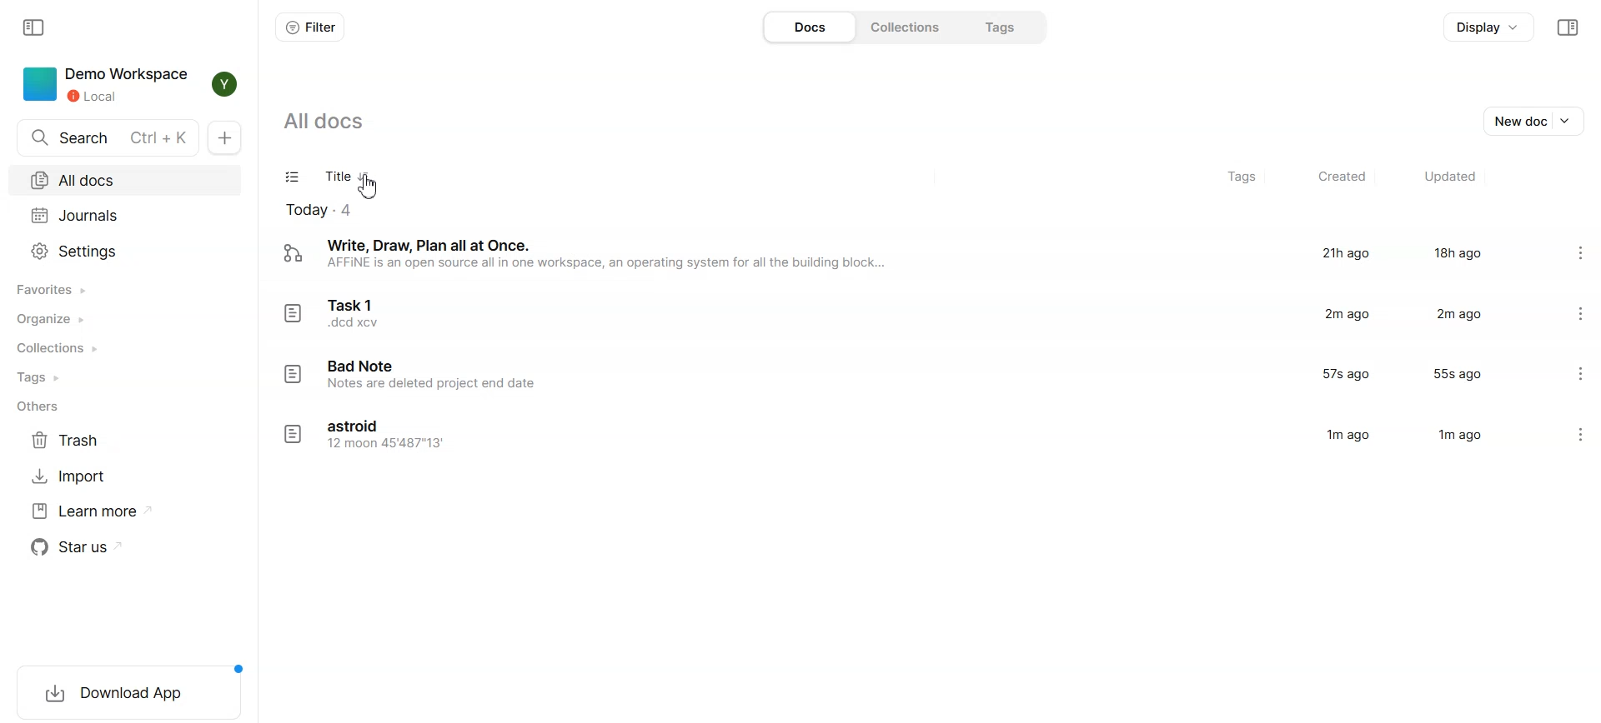 The height and width of the screenshot is (723, 1601). I want to click on New Doc, so click(225, 137).